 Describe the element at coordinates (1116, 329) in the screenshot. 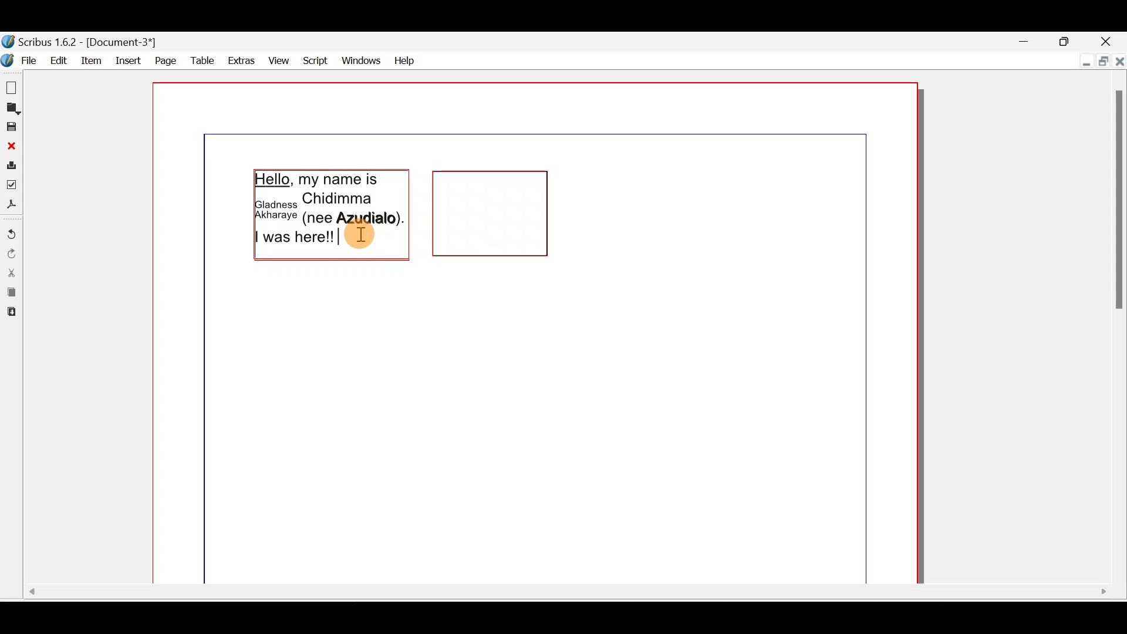

I see `Scroll bar` at that location.